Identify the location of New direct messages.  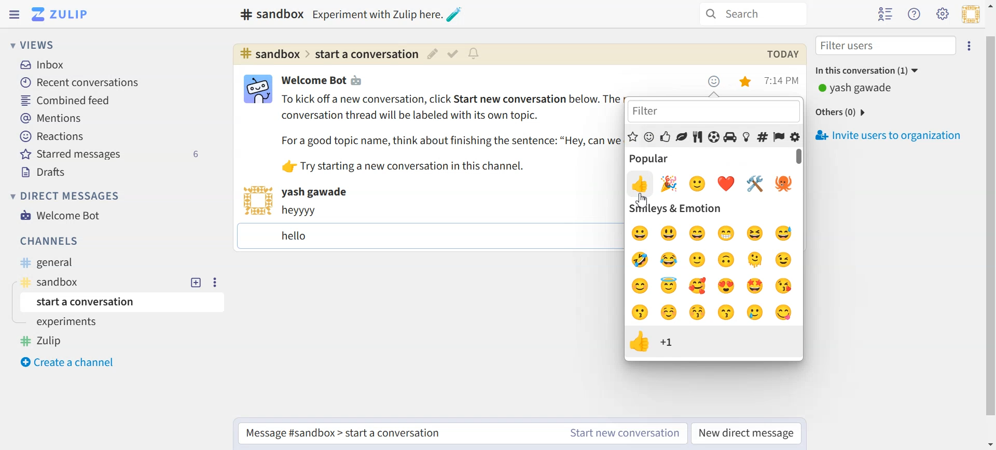
(748, 433).